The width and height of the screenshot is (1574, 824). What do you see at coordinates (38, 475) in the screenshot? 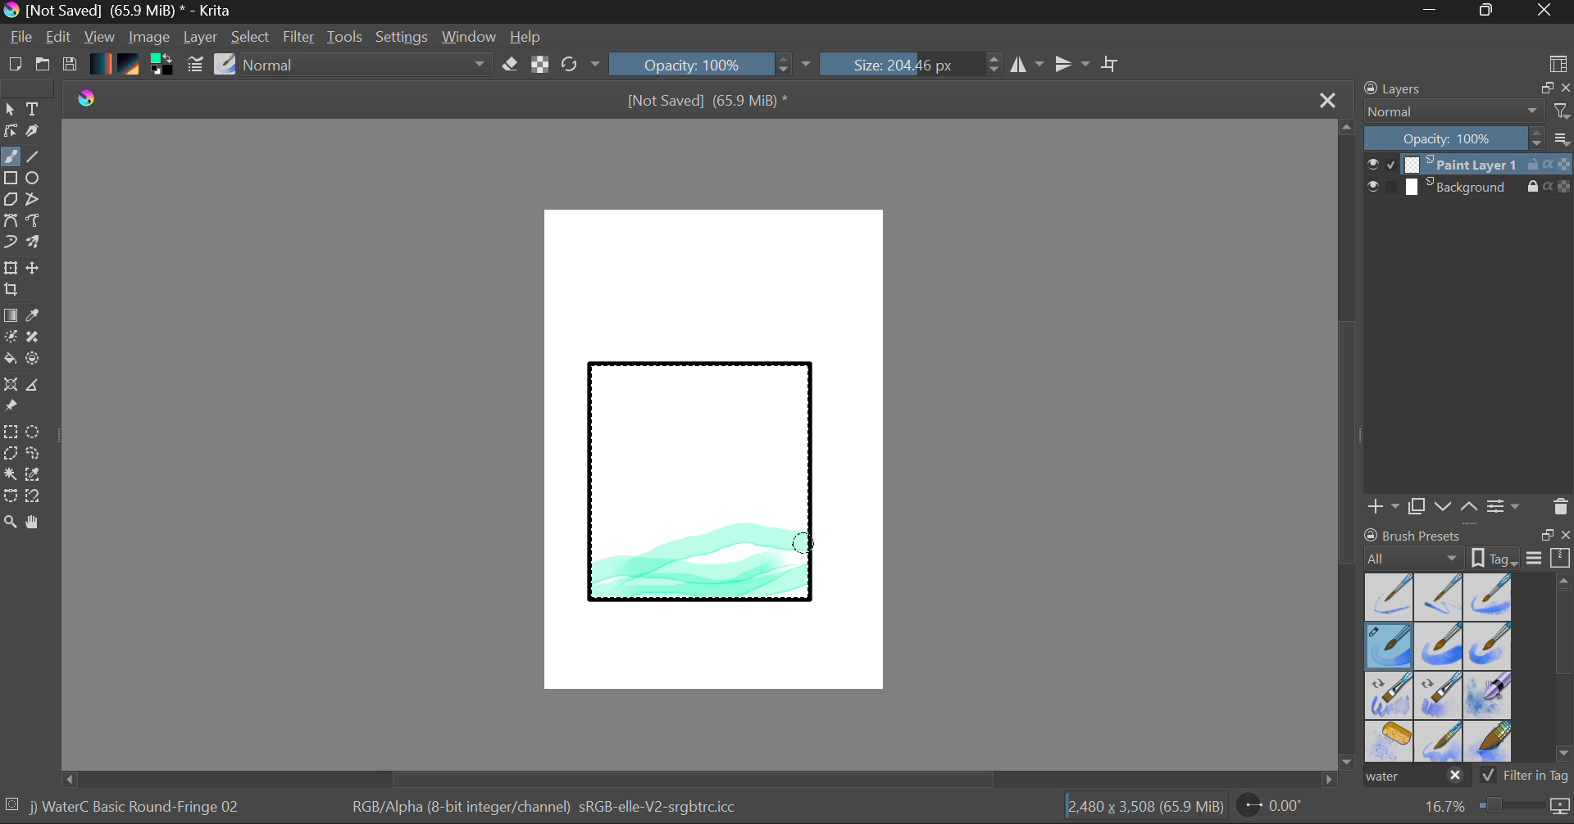
I see `Similar Color Selector` at bounding box center [38, 475].